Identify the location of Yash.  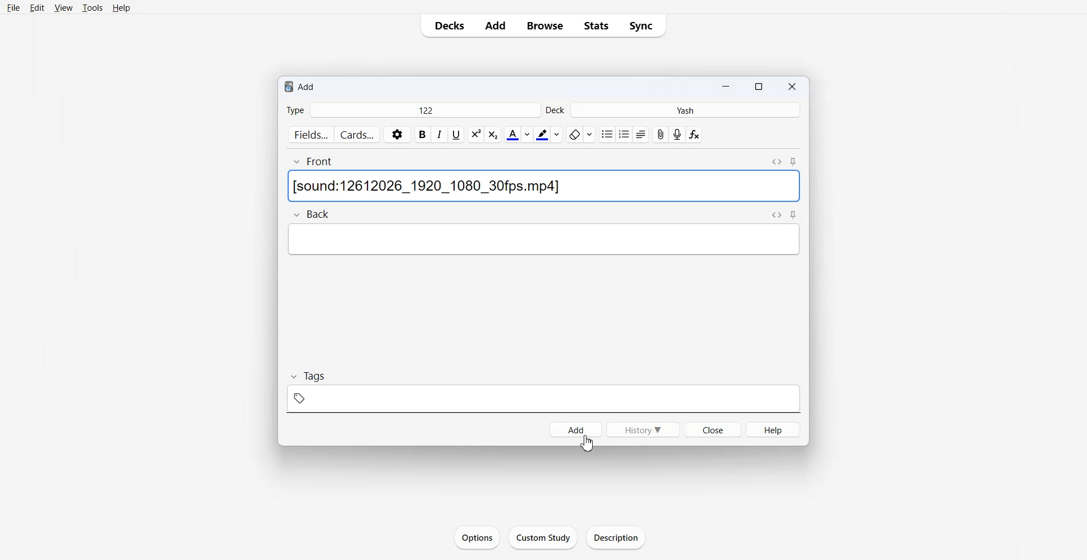
(684, 110).